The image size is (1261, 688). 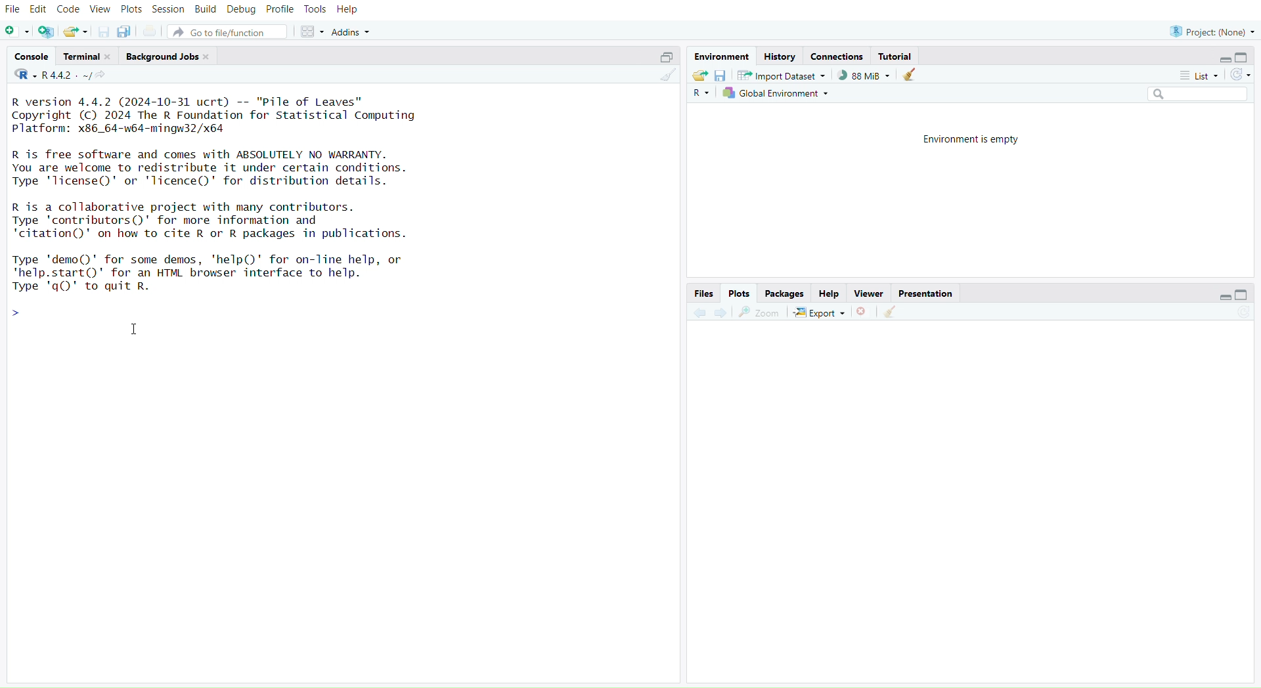 I want to click on save workspace, so click(x=720, y=76).